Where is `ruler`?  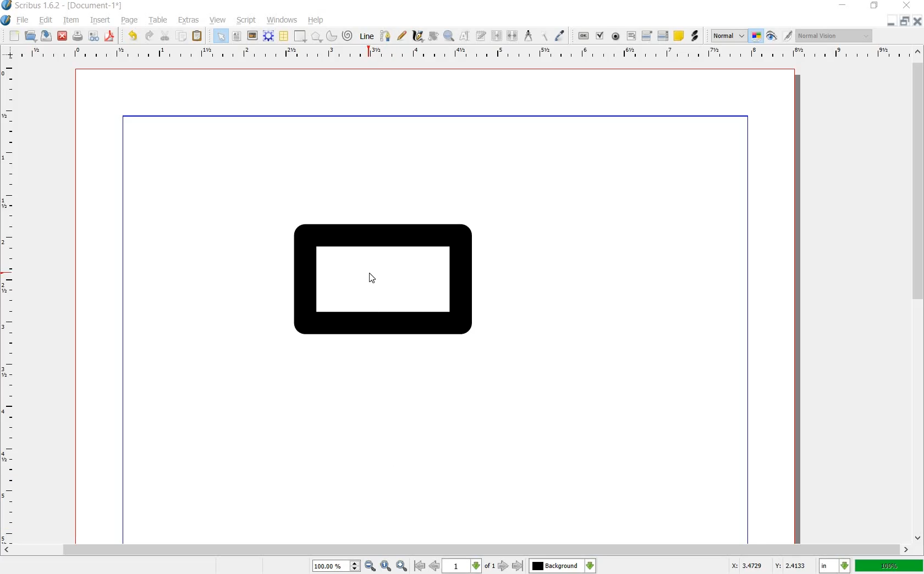
ruler is located at coordinates (13, 302).